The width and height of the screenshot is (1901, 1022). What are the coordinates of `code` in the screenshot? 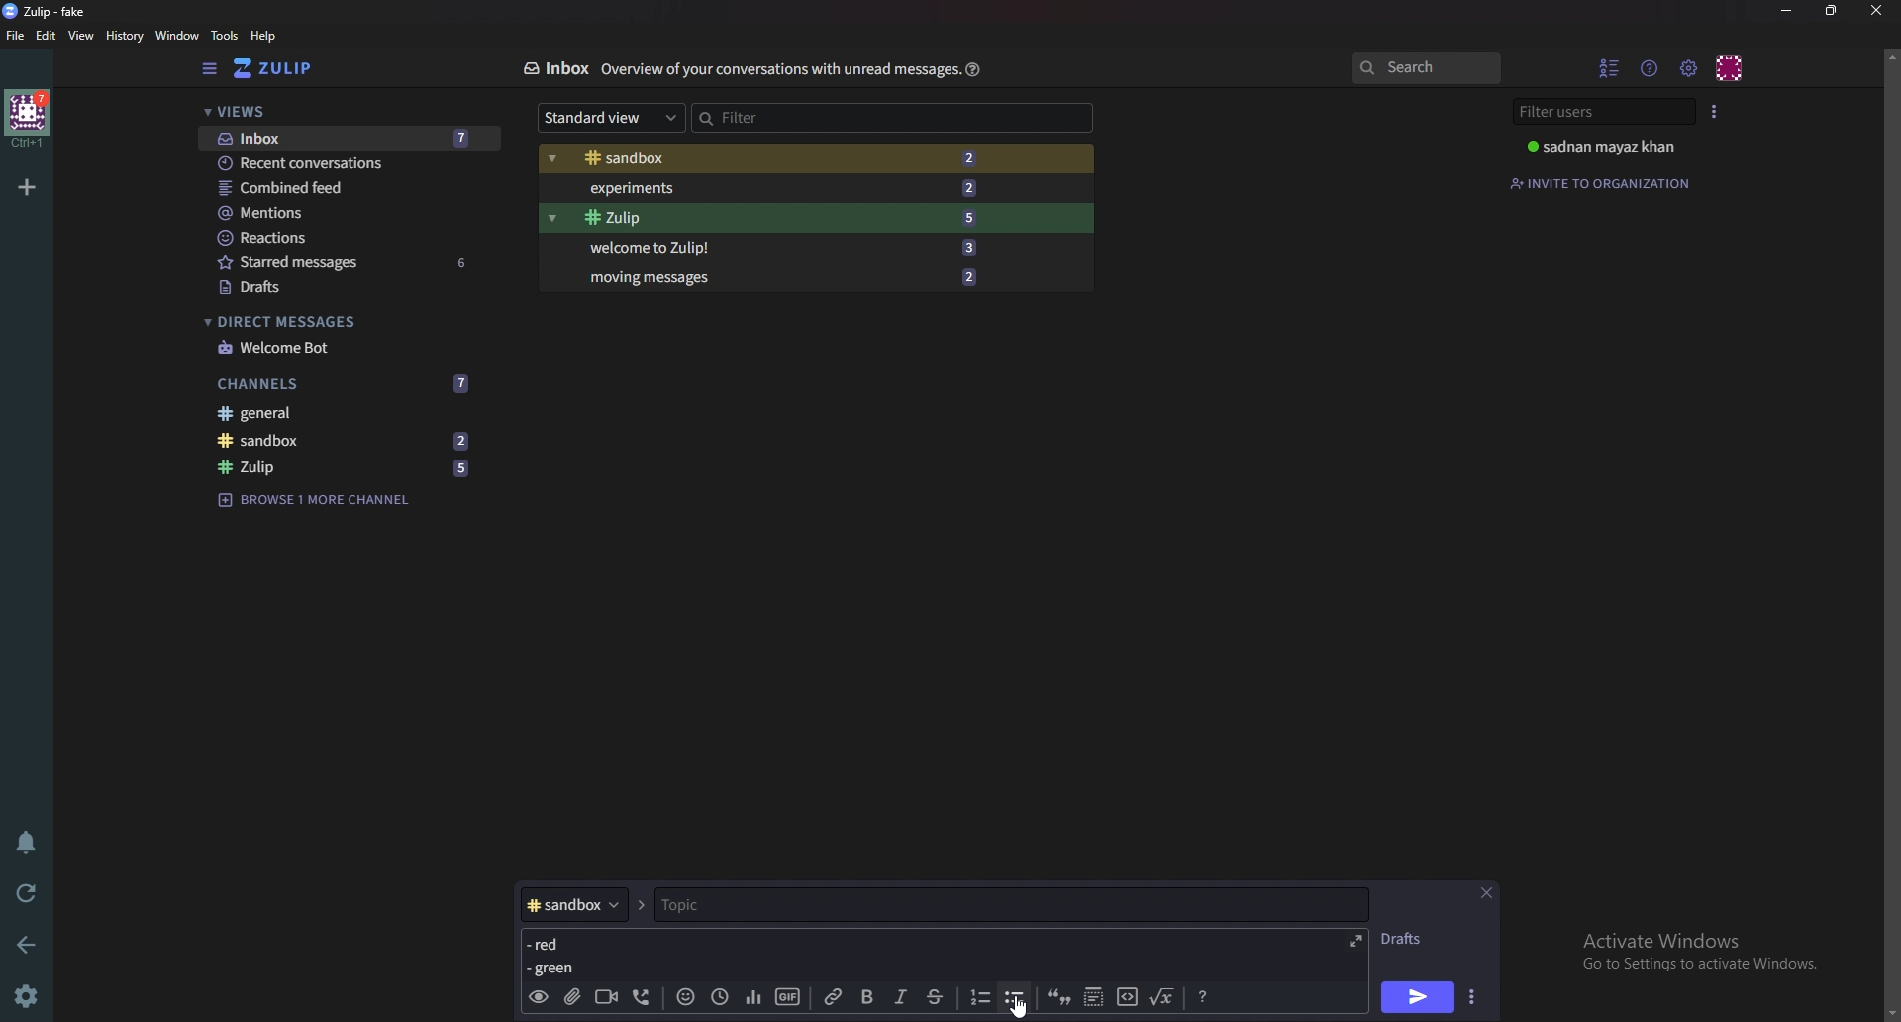 It's located at (1127, 995).